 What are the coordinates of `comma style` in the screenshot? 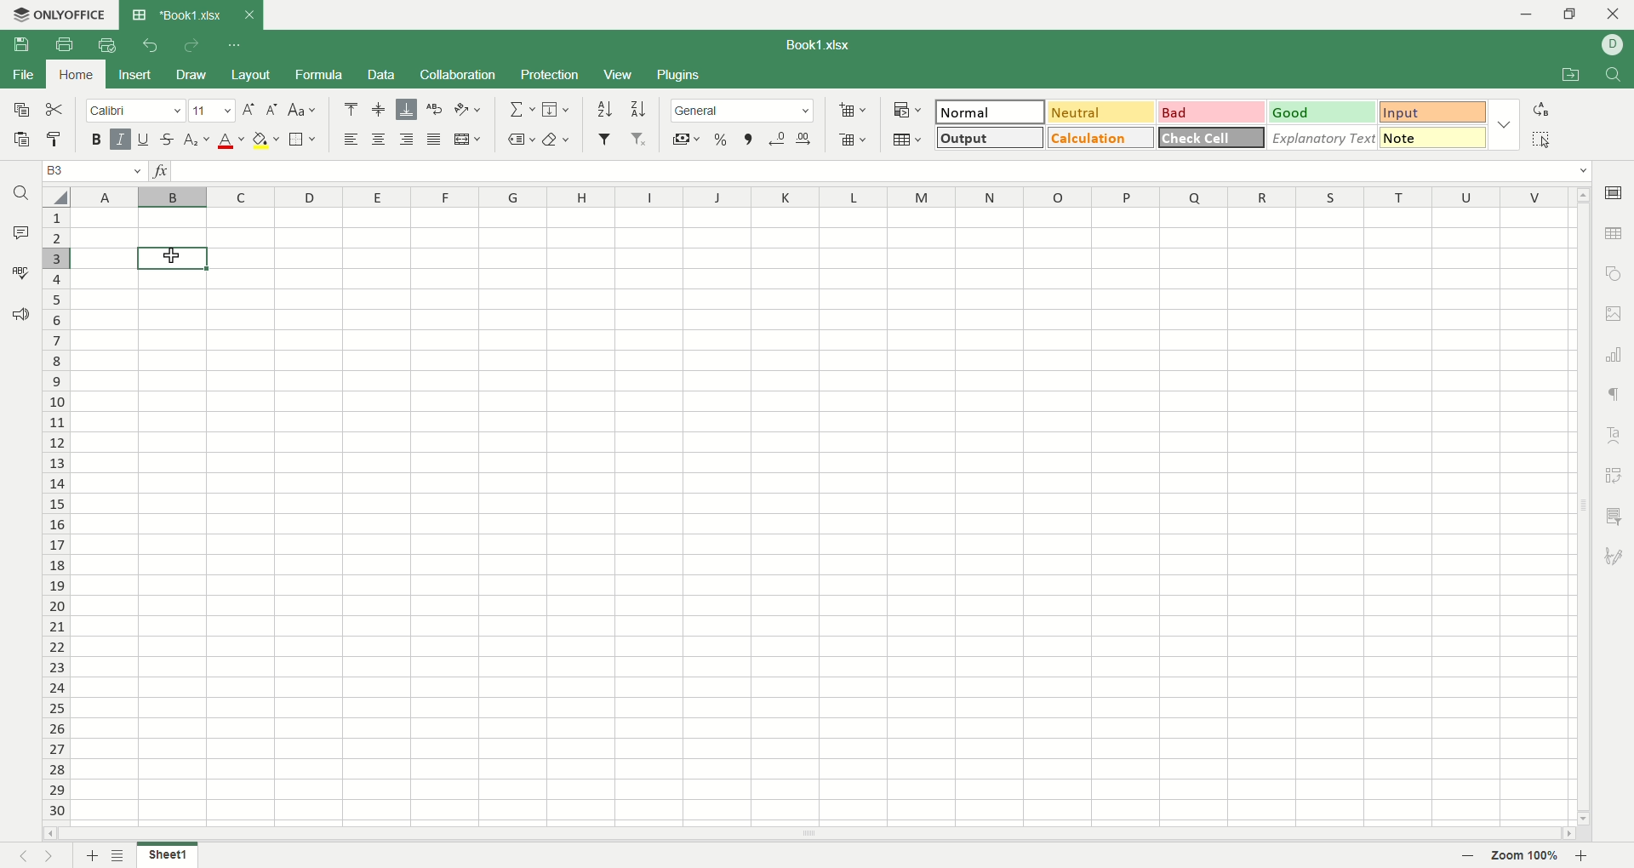 It's located at (751, 140).